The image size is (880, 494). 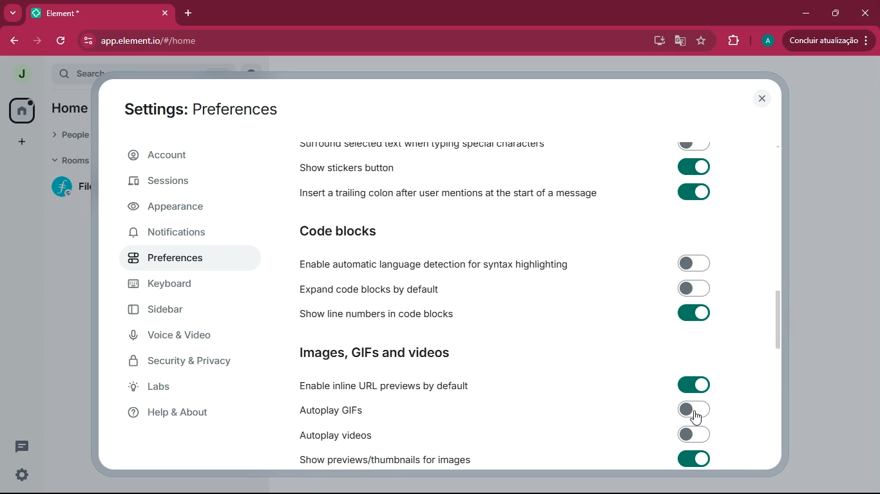 What do you see at coordinates (829, 41) in the screenshot?
I see `conduir atualizacao` at bounding box center [829, 41].